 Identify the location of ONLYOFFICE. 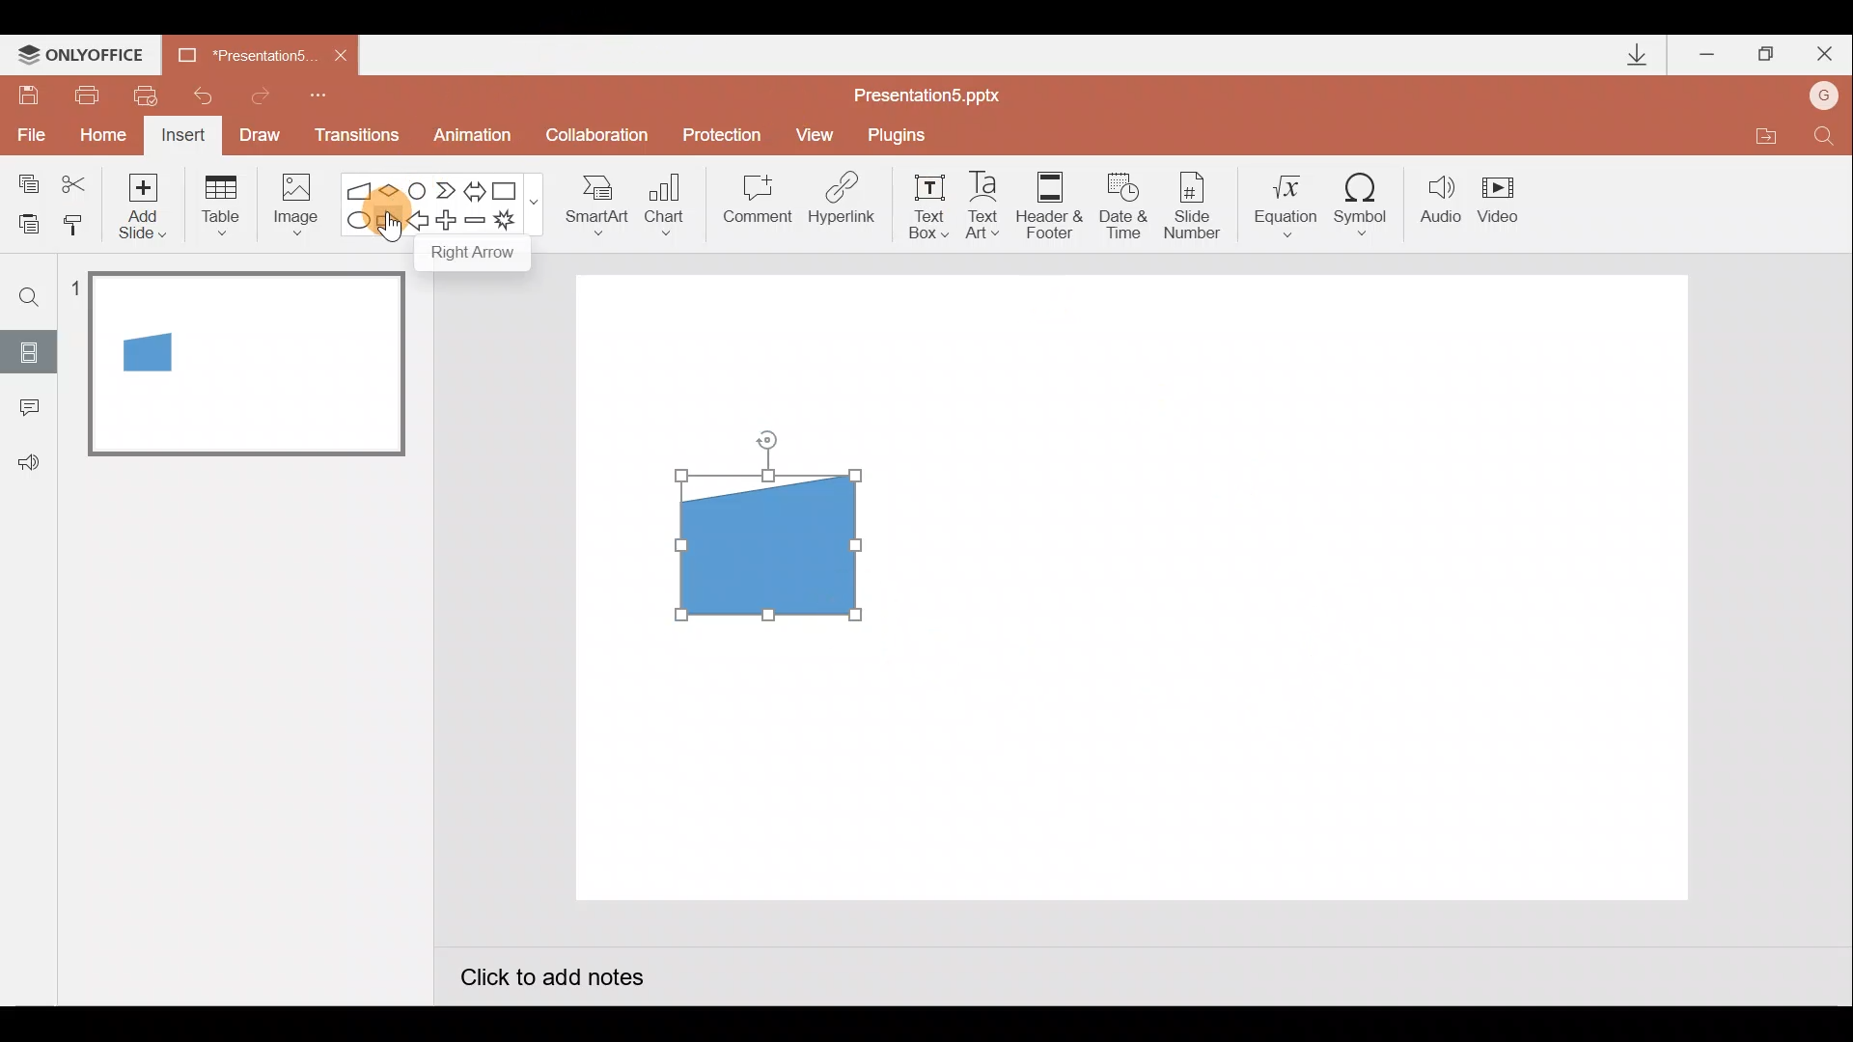
(85, 53).